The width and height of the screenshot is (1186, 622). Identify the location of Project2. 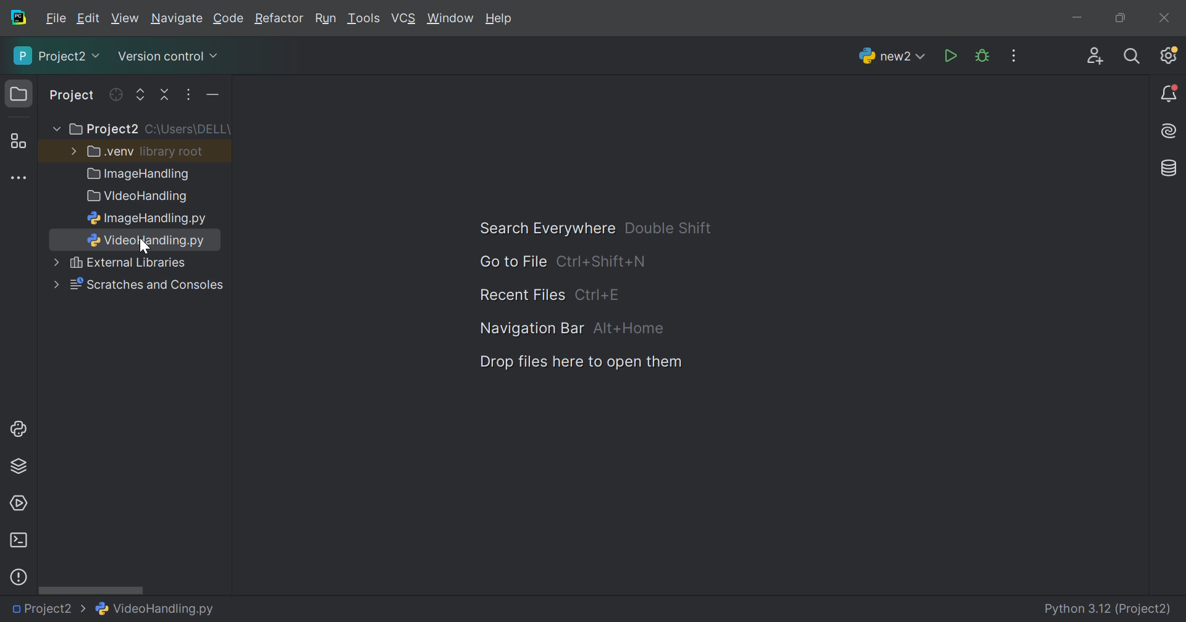
(58, 56).